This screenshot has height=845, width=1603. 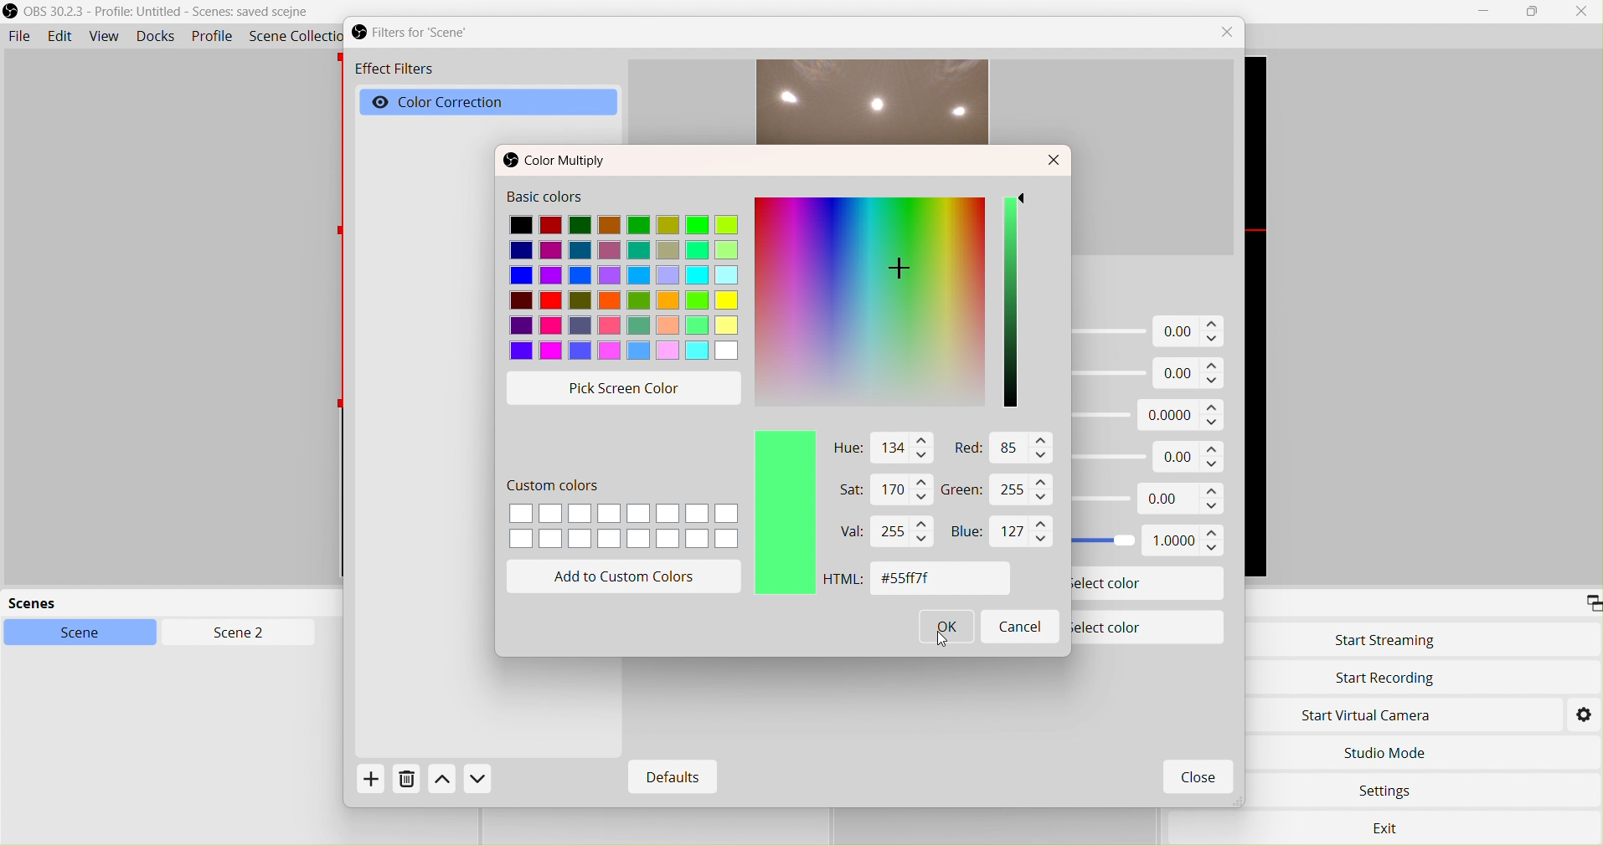 I want to click on Close, so click(x=1055, y=161).